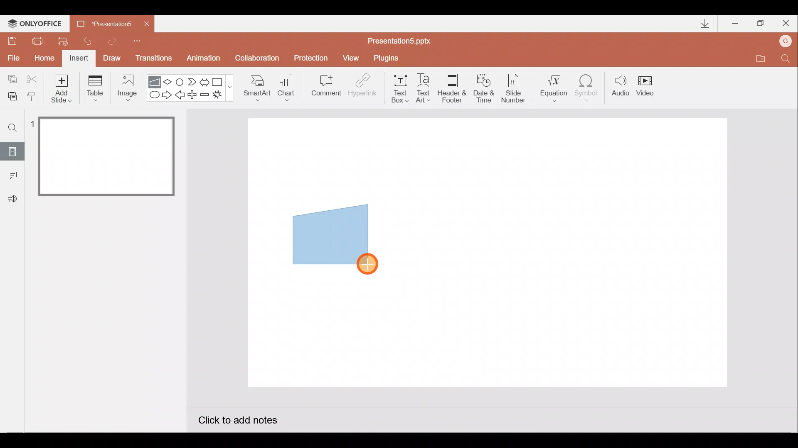 Image resolution: width=798 pixels, height=448 pixels. I want to click on Hyperlink, so click(363, 88).